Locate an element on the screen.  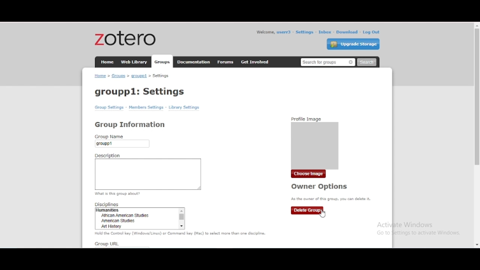
search is located at coordinates (367, 62).